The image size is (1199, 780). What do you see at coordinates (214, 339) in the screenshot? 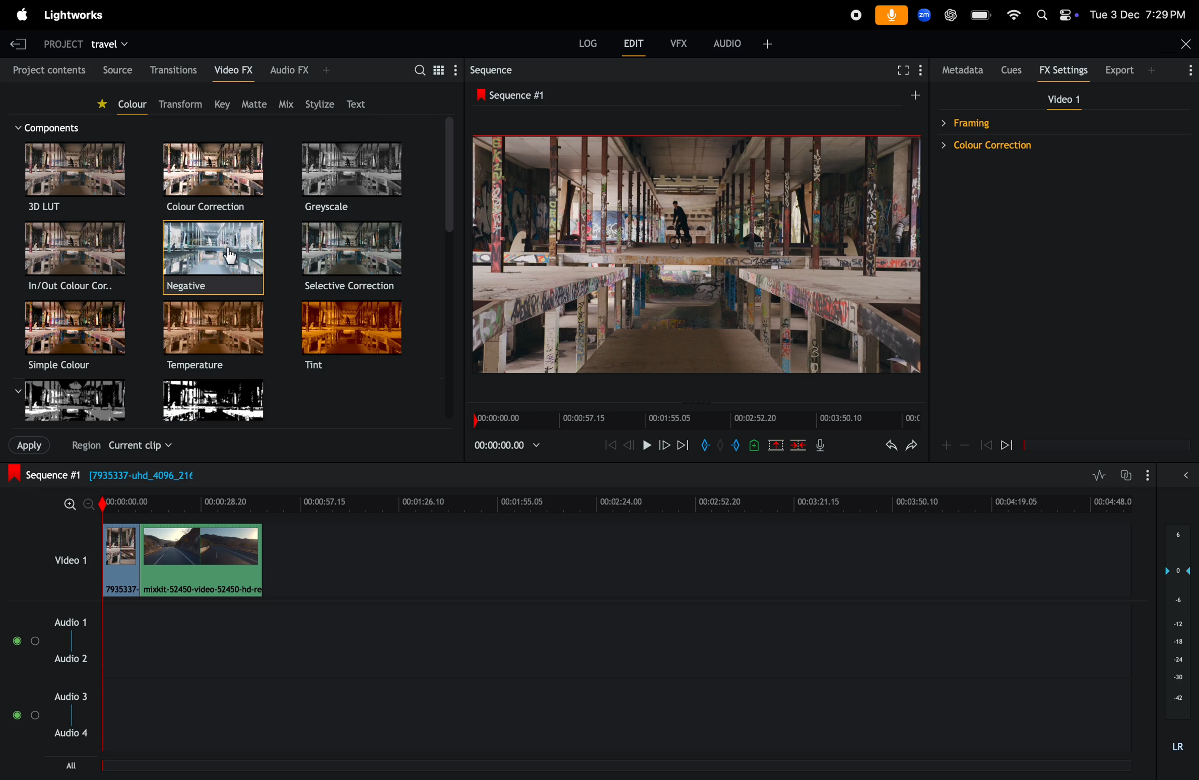
I see `temperature` at bounding box center [214, 339].